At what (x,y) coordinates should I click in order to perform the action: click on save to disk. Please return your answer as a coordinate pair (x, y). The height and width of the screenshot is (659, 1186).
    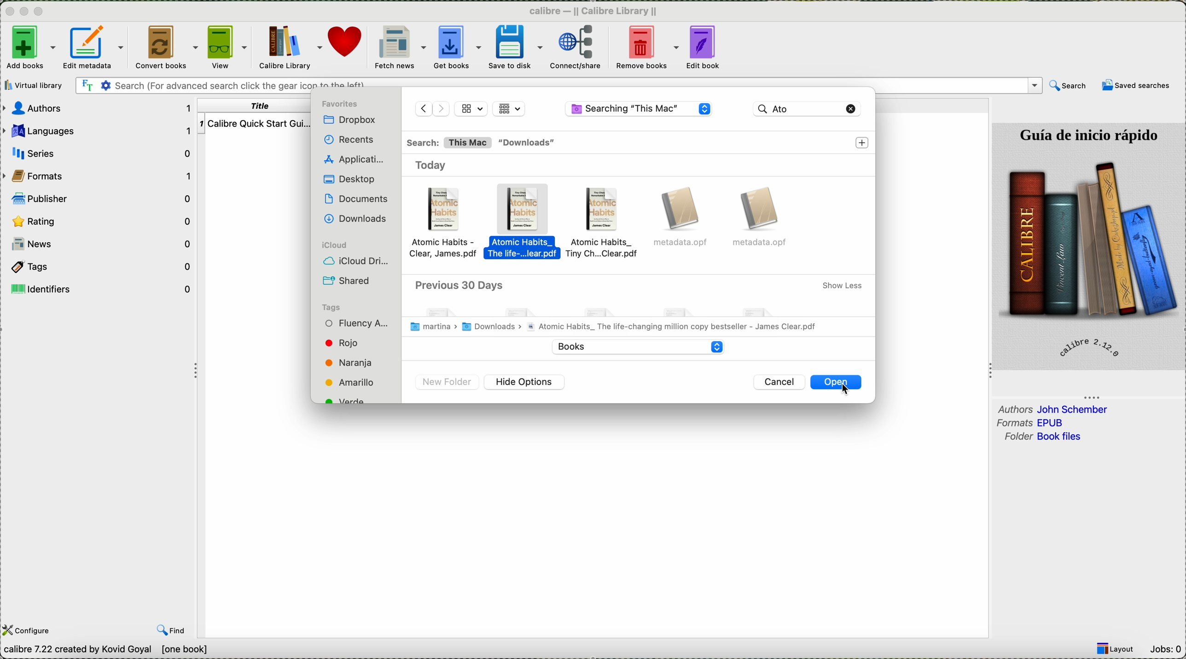
    Looking at the image, I should click on (514, 47).